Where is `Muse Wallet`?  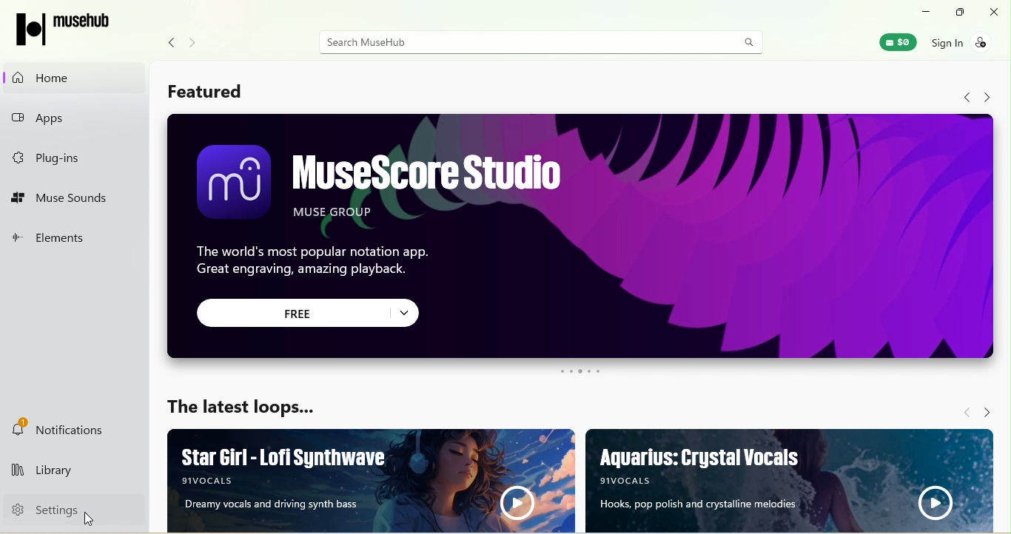 Muse Wallet is located at coordinates (890, 41).